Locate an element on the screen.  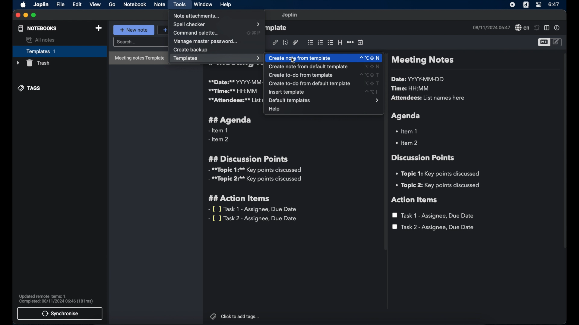
obscure is located at coordinates (277, 28).